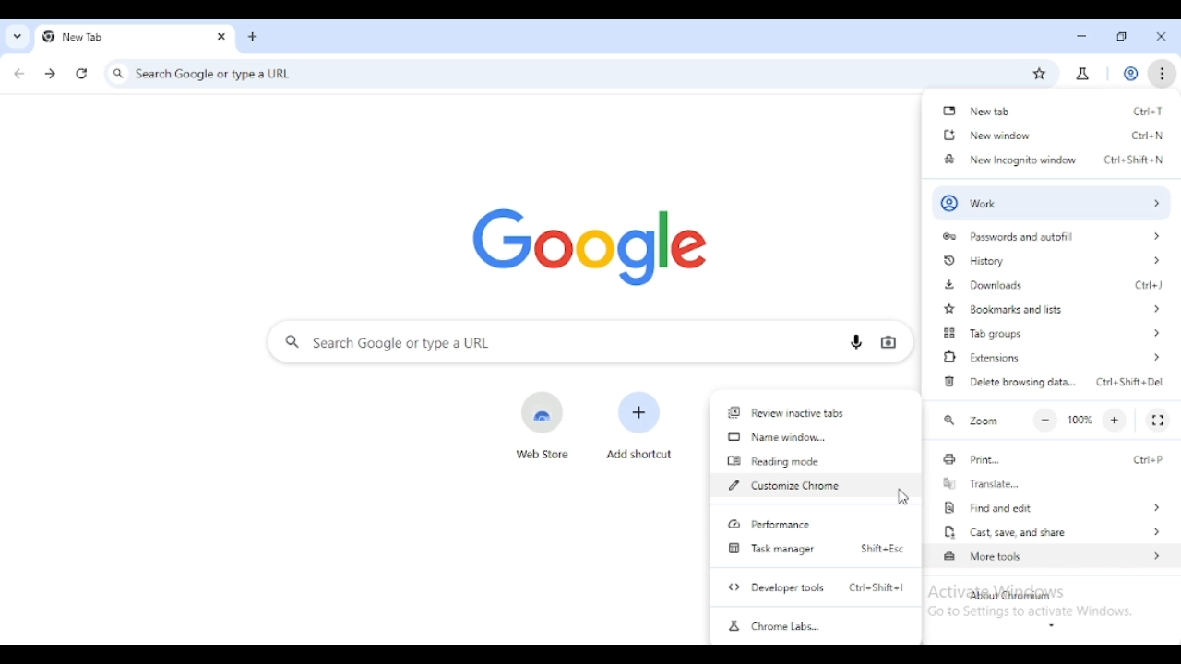 The image size is (1181, 664). What do you see at coordinates (50, 74) in the screenshot?
I see `click to go forward` at bounding box center [50, 74].